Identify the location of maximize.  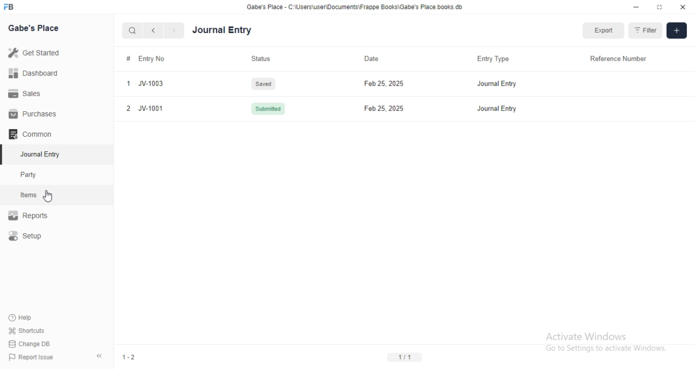
(661, 8).